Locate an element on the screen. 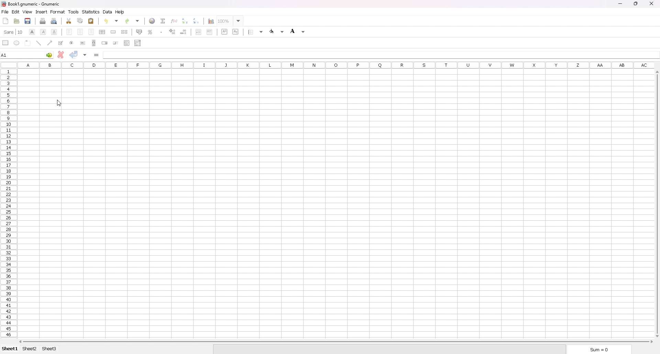 This screenshot has width=660, height=354. formula is located at coordinates (97, 55).